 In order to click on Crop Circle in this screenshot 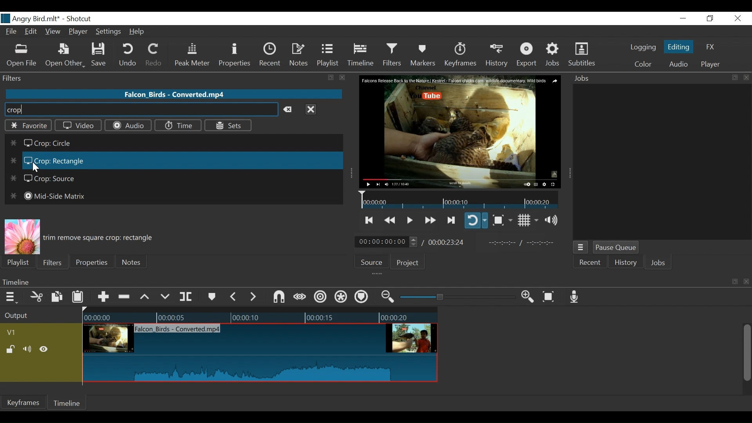, I will do `click(40, 144)`.